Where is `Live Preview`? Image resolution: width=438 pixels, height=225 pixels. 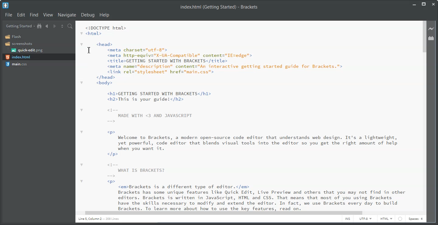 Live Preview is located at coordinates (432, 29).